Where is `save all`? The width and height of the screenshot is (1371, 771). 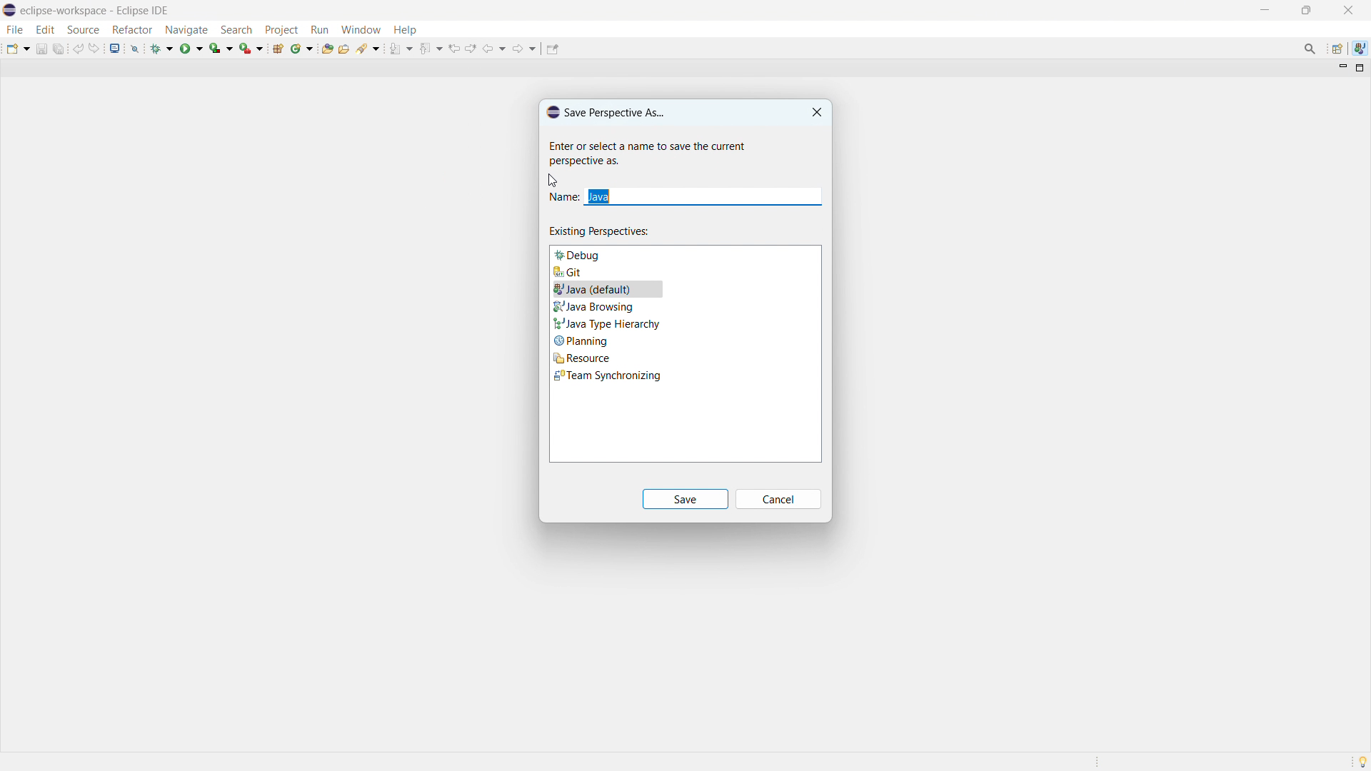
save all is located at coordinates (59, 48).